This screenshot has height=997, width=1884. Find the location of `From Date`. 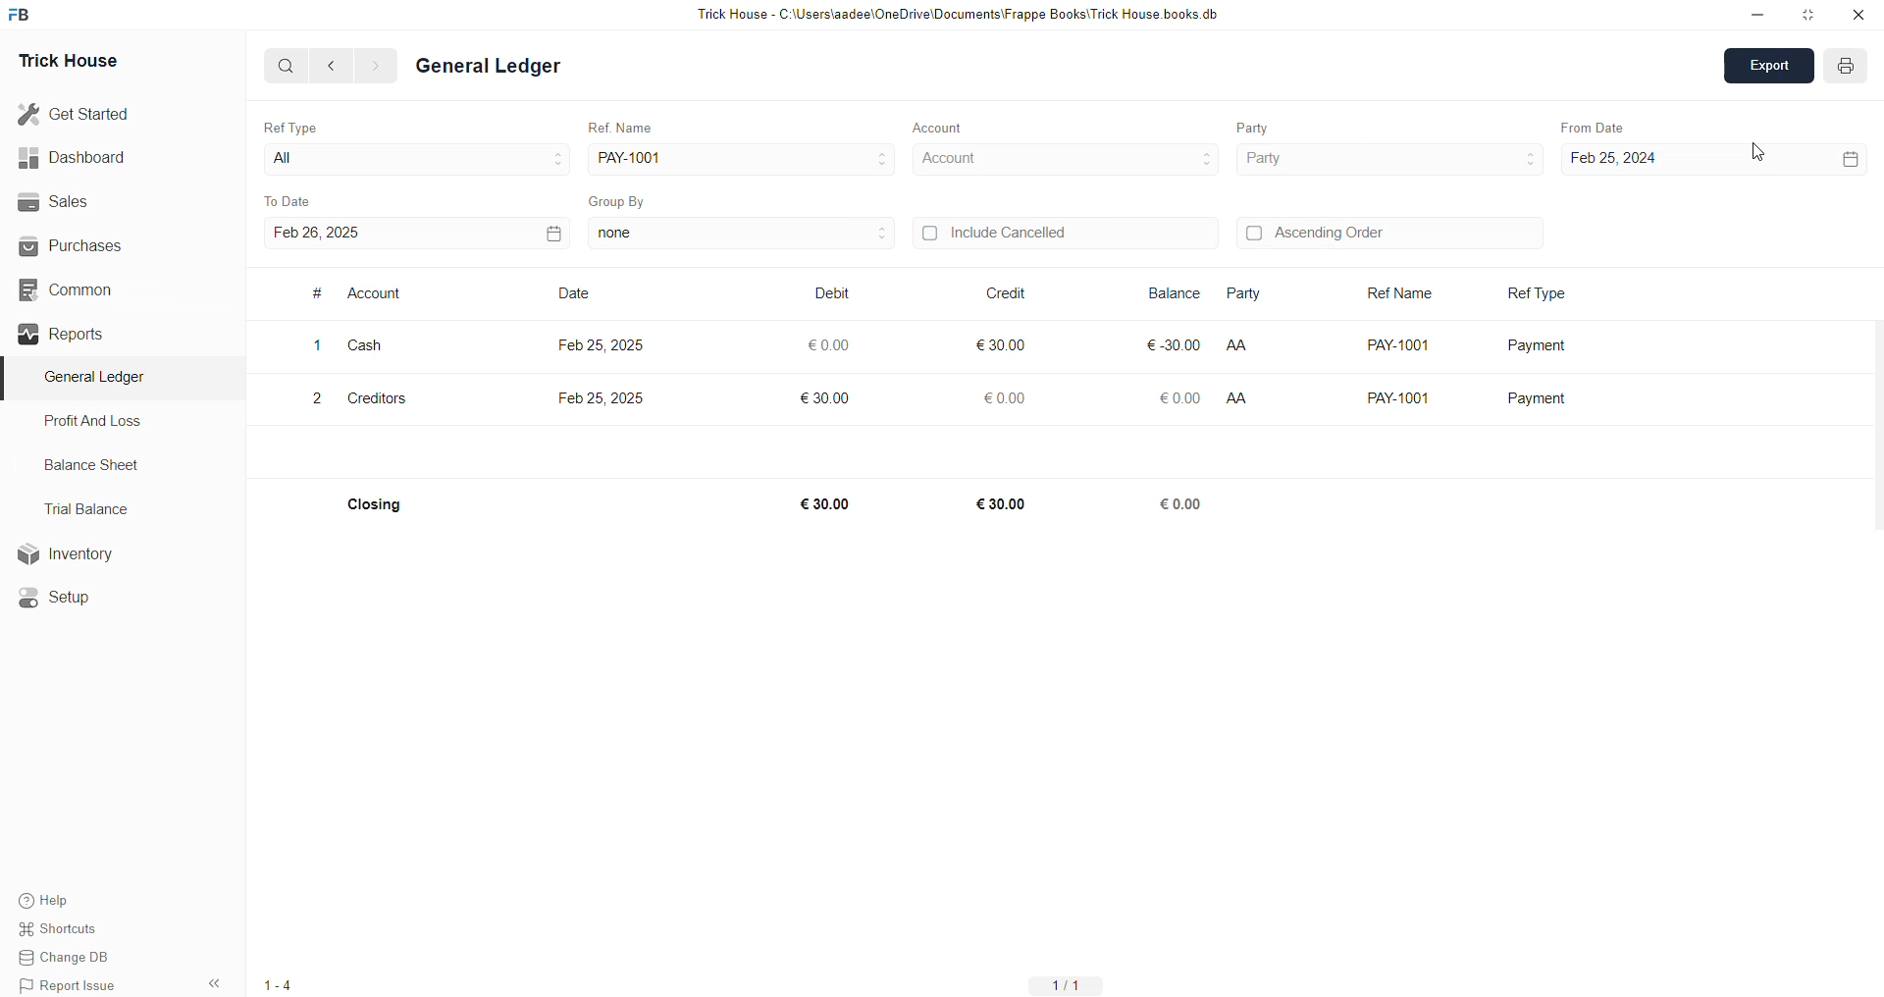

From Date is located at coordinates (1595, 126).